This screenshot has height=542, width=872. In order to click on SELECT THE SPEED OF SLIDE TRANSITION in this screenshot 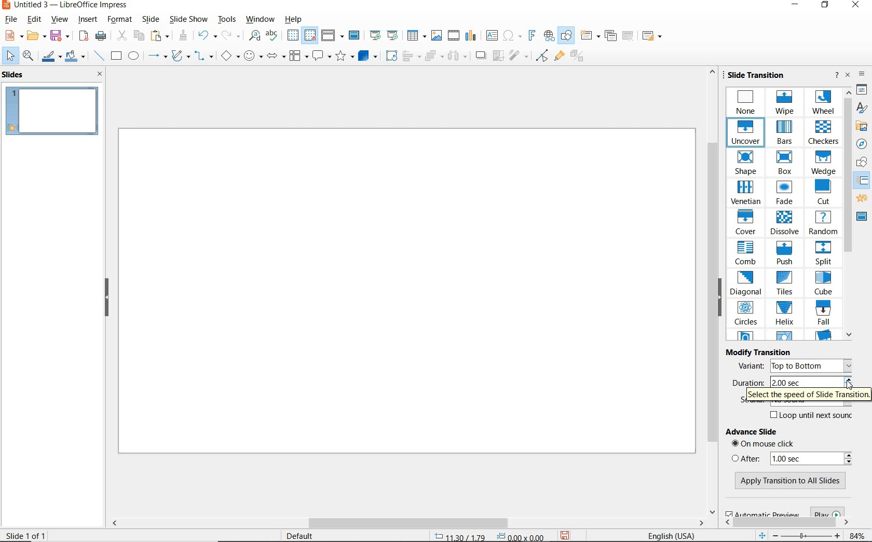, I will do `click(808, 397)`.